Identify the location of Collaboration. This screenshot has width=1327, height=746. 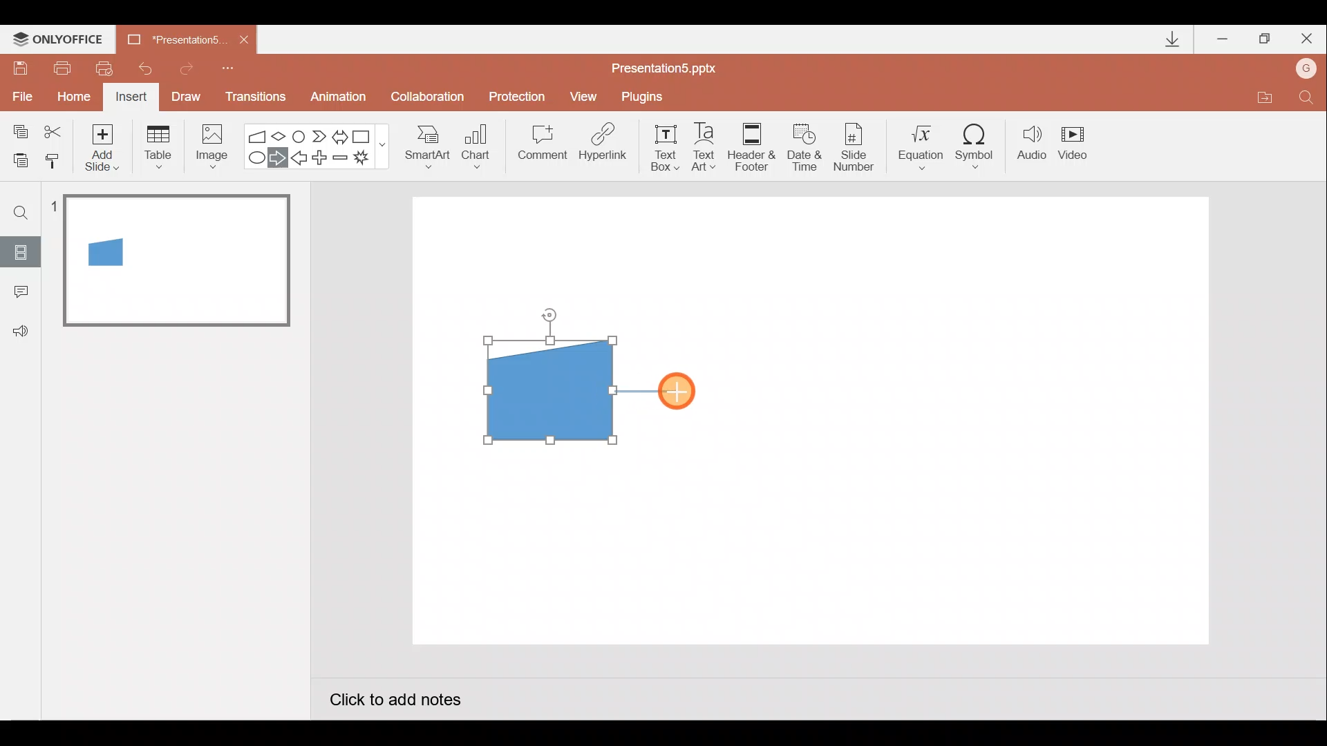
(431, 98).